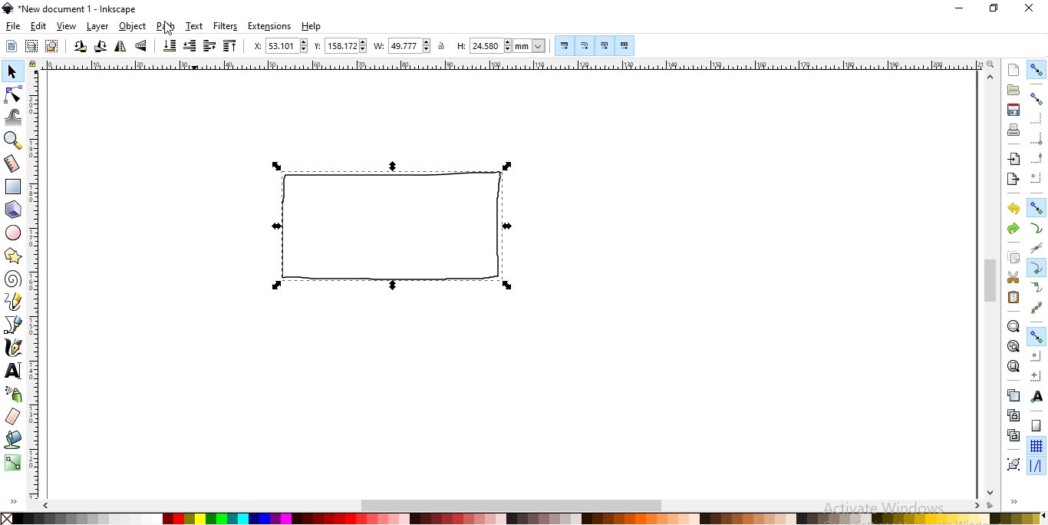  Describe the element at coordinates (11, 48) in the screenshot. I see `select all objects or all nodes` at that location.